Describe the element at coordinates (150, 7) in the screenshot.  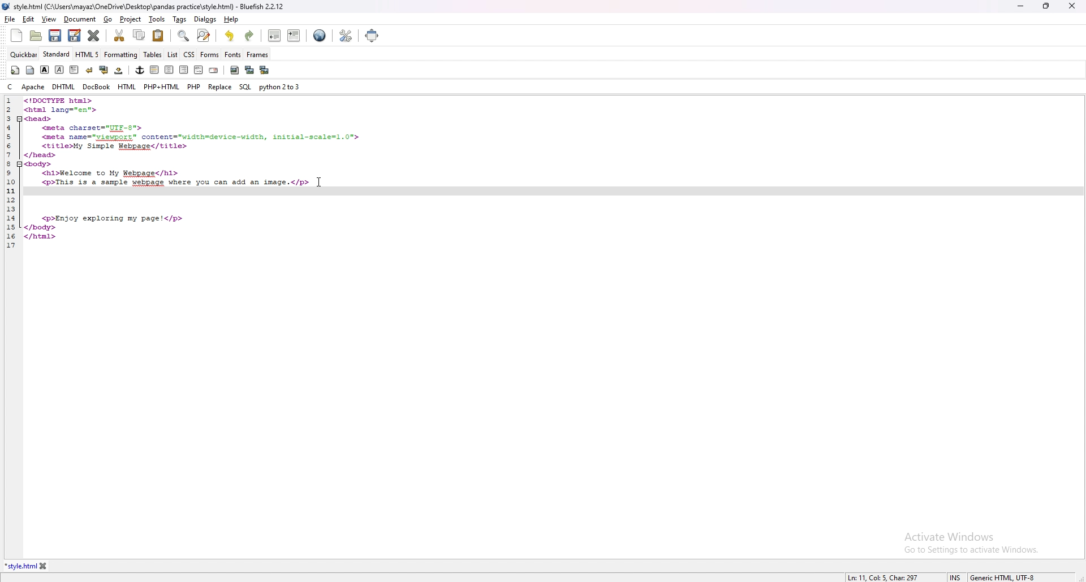
I see `style.htm| (C:A\Users\mayaz\OneDrive\Desktop\pandas practice\style.html) - Bluefish 2.2.12` at that location.